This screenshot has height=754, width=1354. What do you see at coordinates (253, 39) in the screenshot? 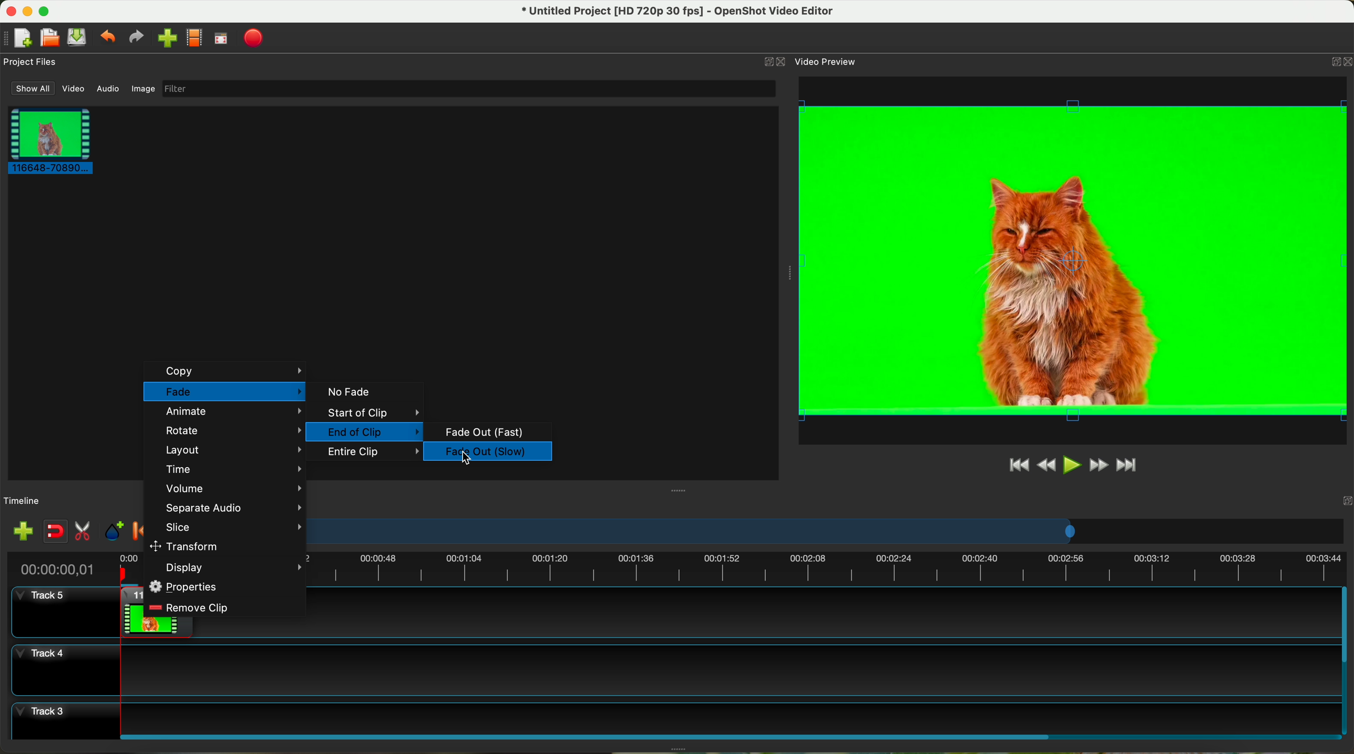
I see `export video` at bounding box center [253, 39].